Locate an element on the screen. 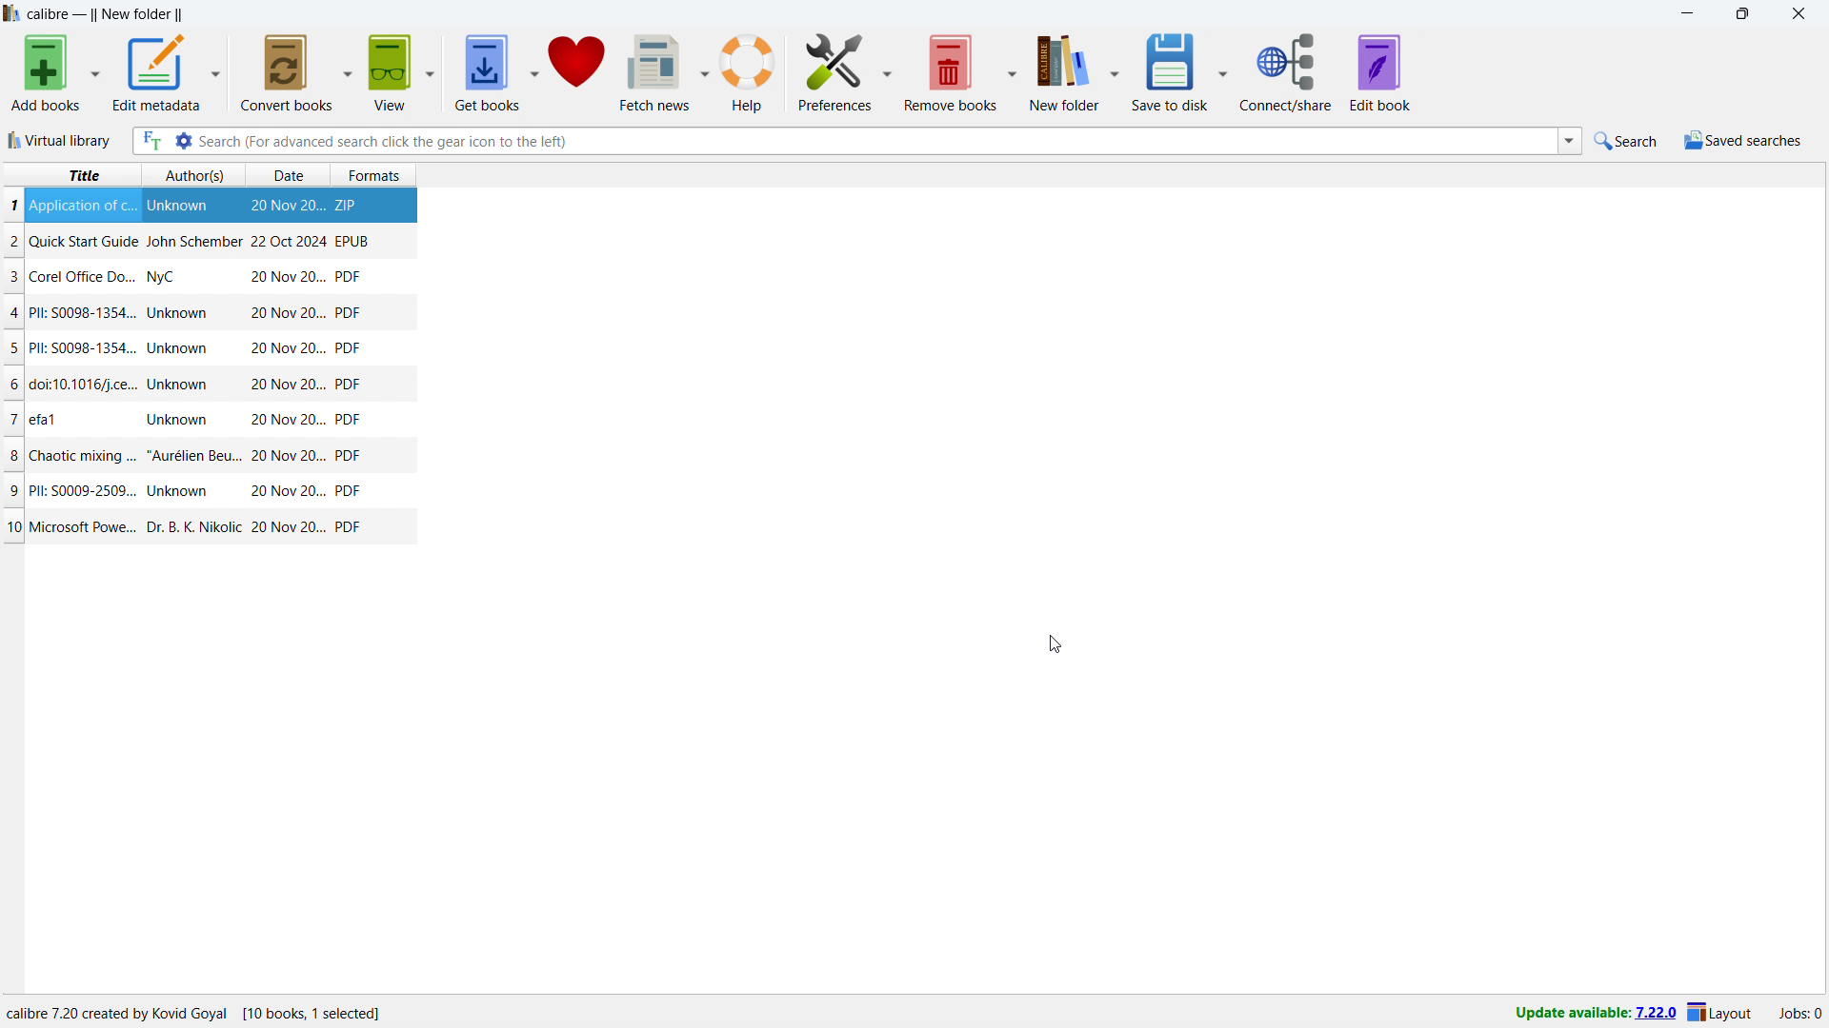  PDF is located at coordinates (348, 384).